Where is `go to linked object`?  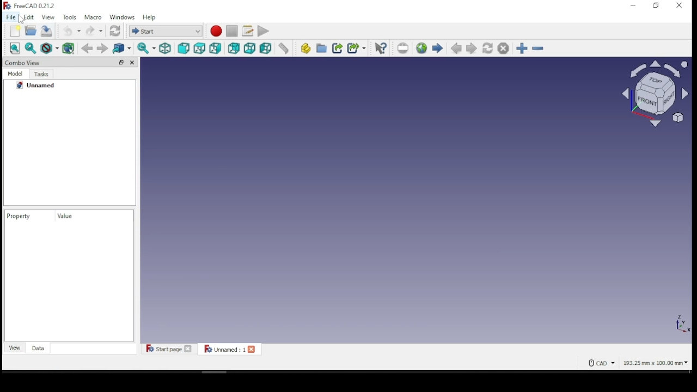 go to linked object is located at coordinates (122, 48).